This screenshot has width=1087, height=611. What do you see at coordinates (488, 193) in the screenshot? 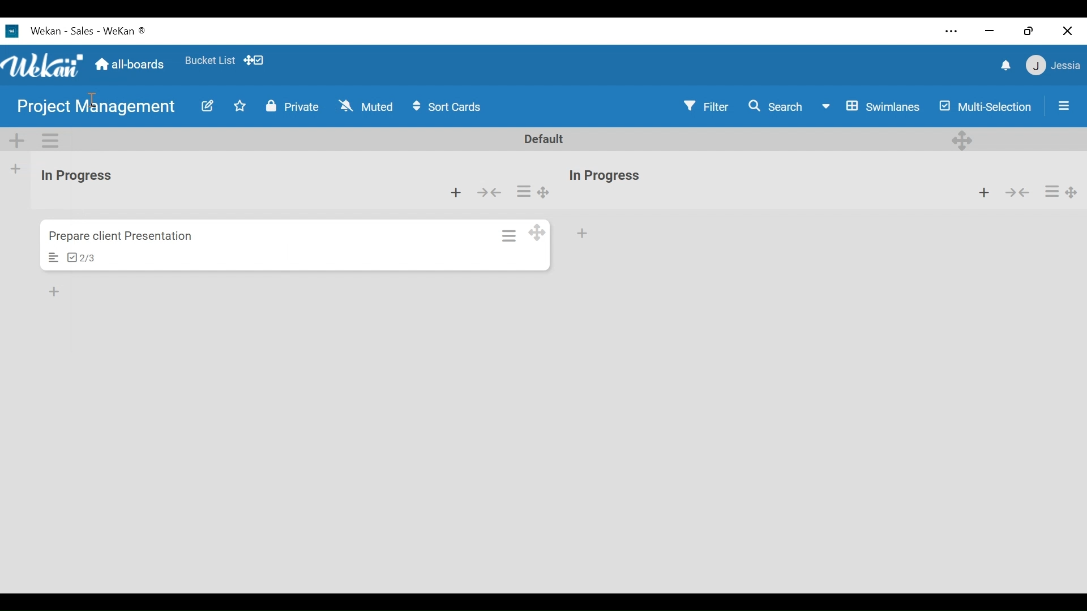
I see `Collapse` at bounding box center [488, 193].